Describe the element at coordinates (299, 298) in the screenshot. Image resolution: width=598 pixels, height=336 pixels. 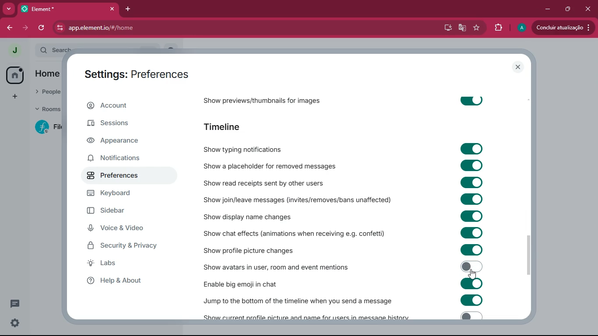
I see `jump to the bottom of the timeline when you send a message` at that location.